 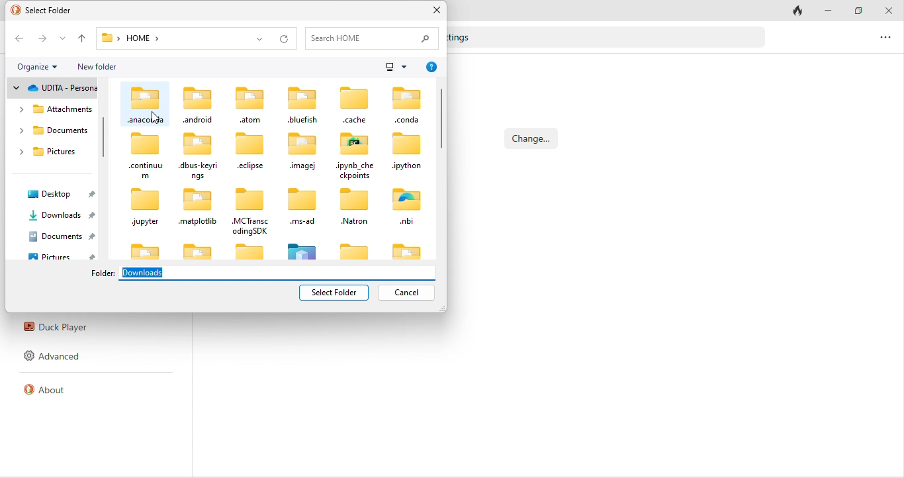 I want to click on forward, so click(x=42, y=39).